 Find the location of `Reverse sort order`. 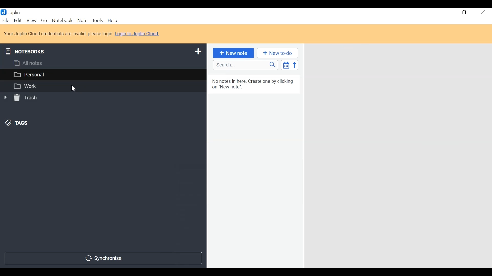

Reverse sort order is located at coordinates (294, 65).